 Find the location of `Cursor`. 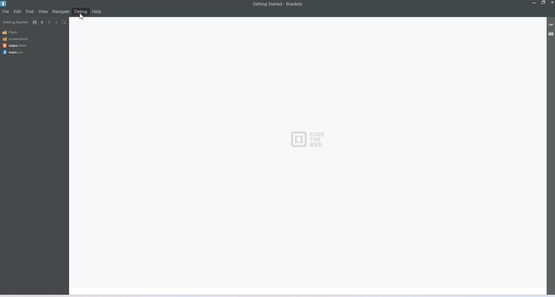

Cursor is located at coordinates (83, 18).